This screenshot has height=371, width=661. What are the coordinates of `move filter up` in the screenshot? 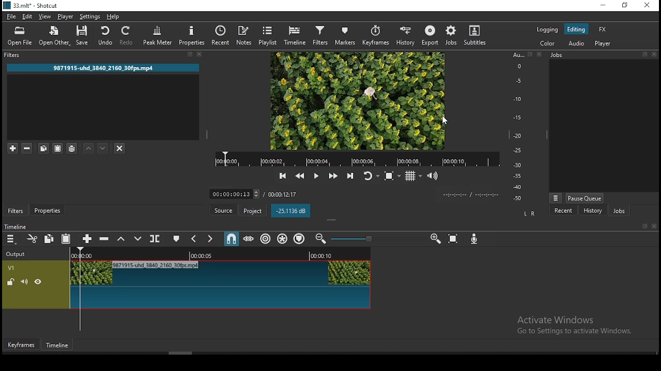 It's located at (89, 148).